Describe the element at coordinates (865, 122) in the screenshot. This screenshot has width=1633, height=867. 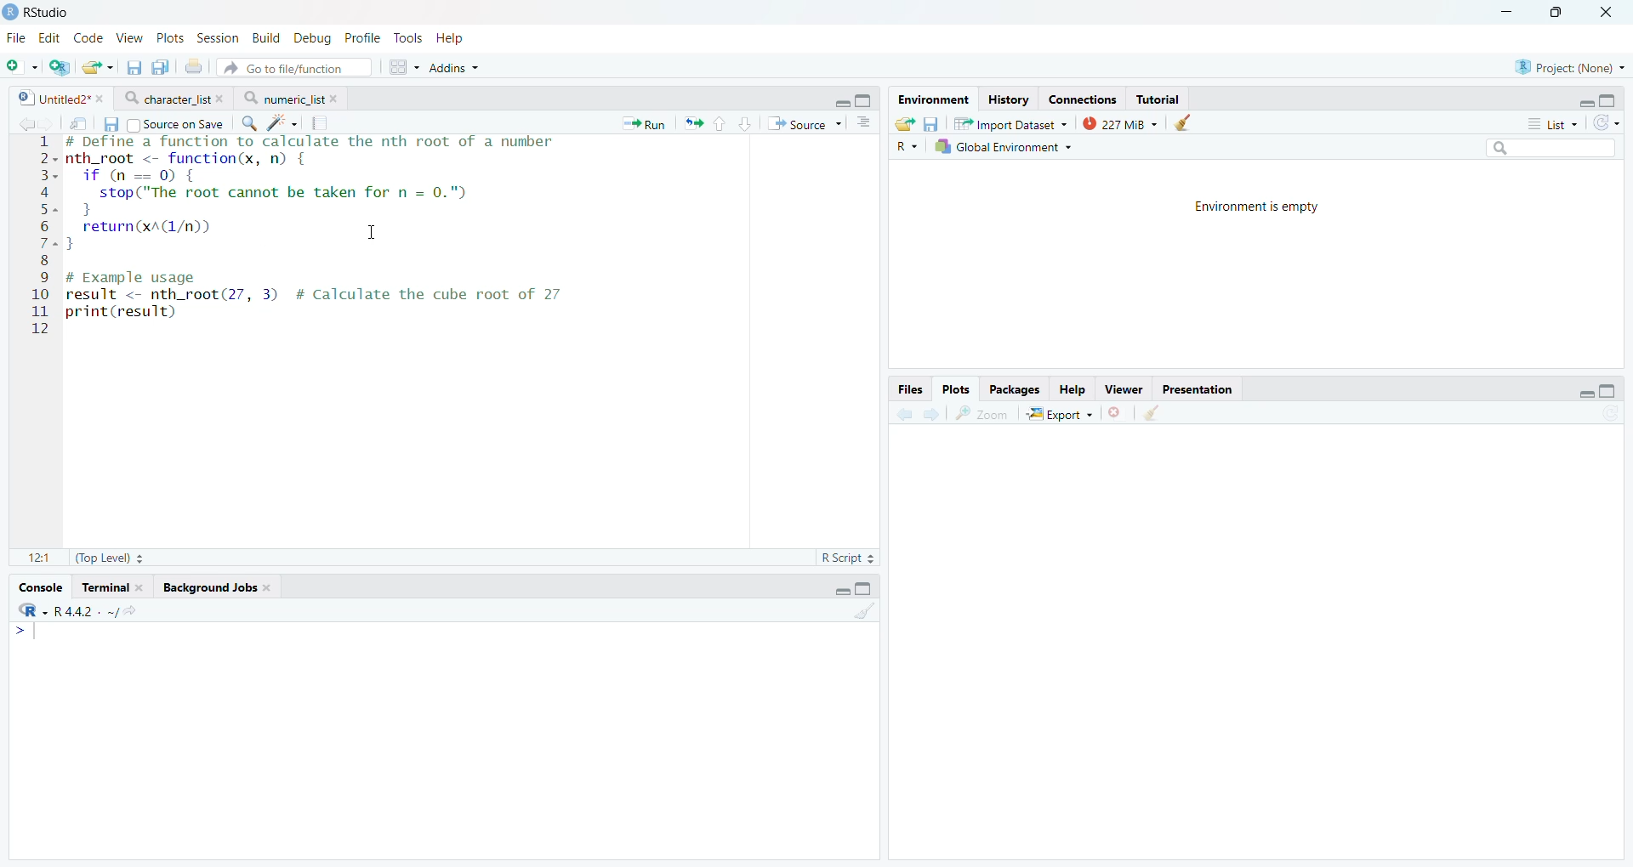
I see `Show document outline` at that location.